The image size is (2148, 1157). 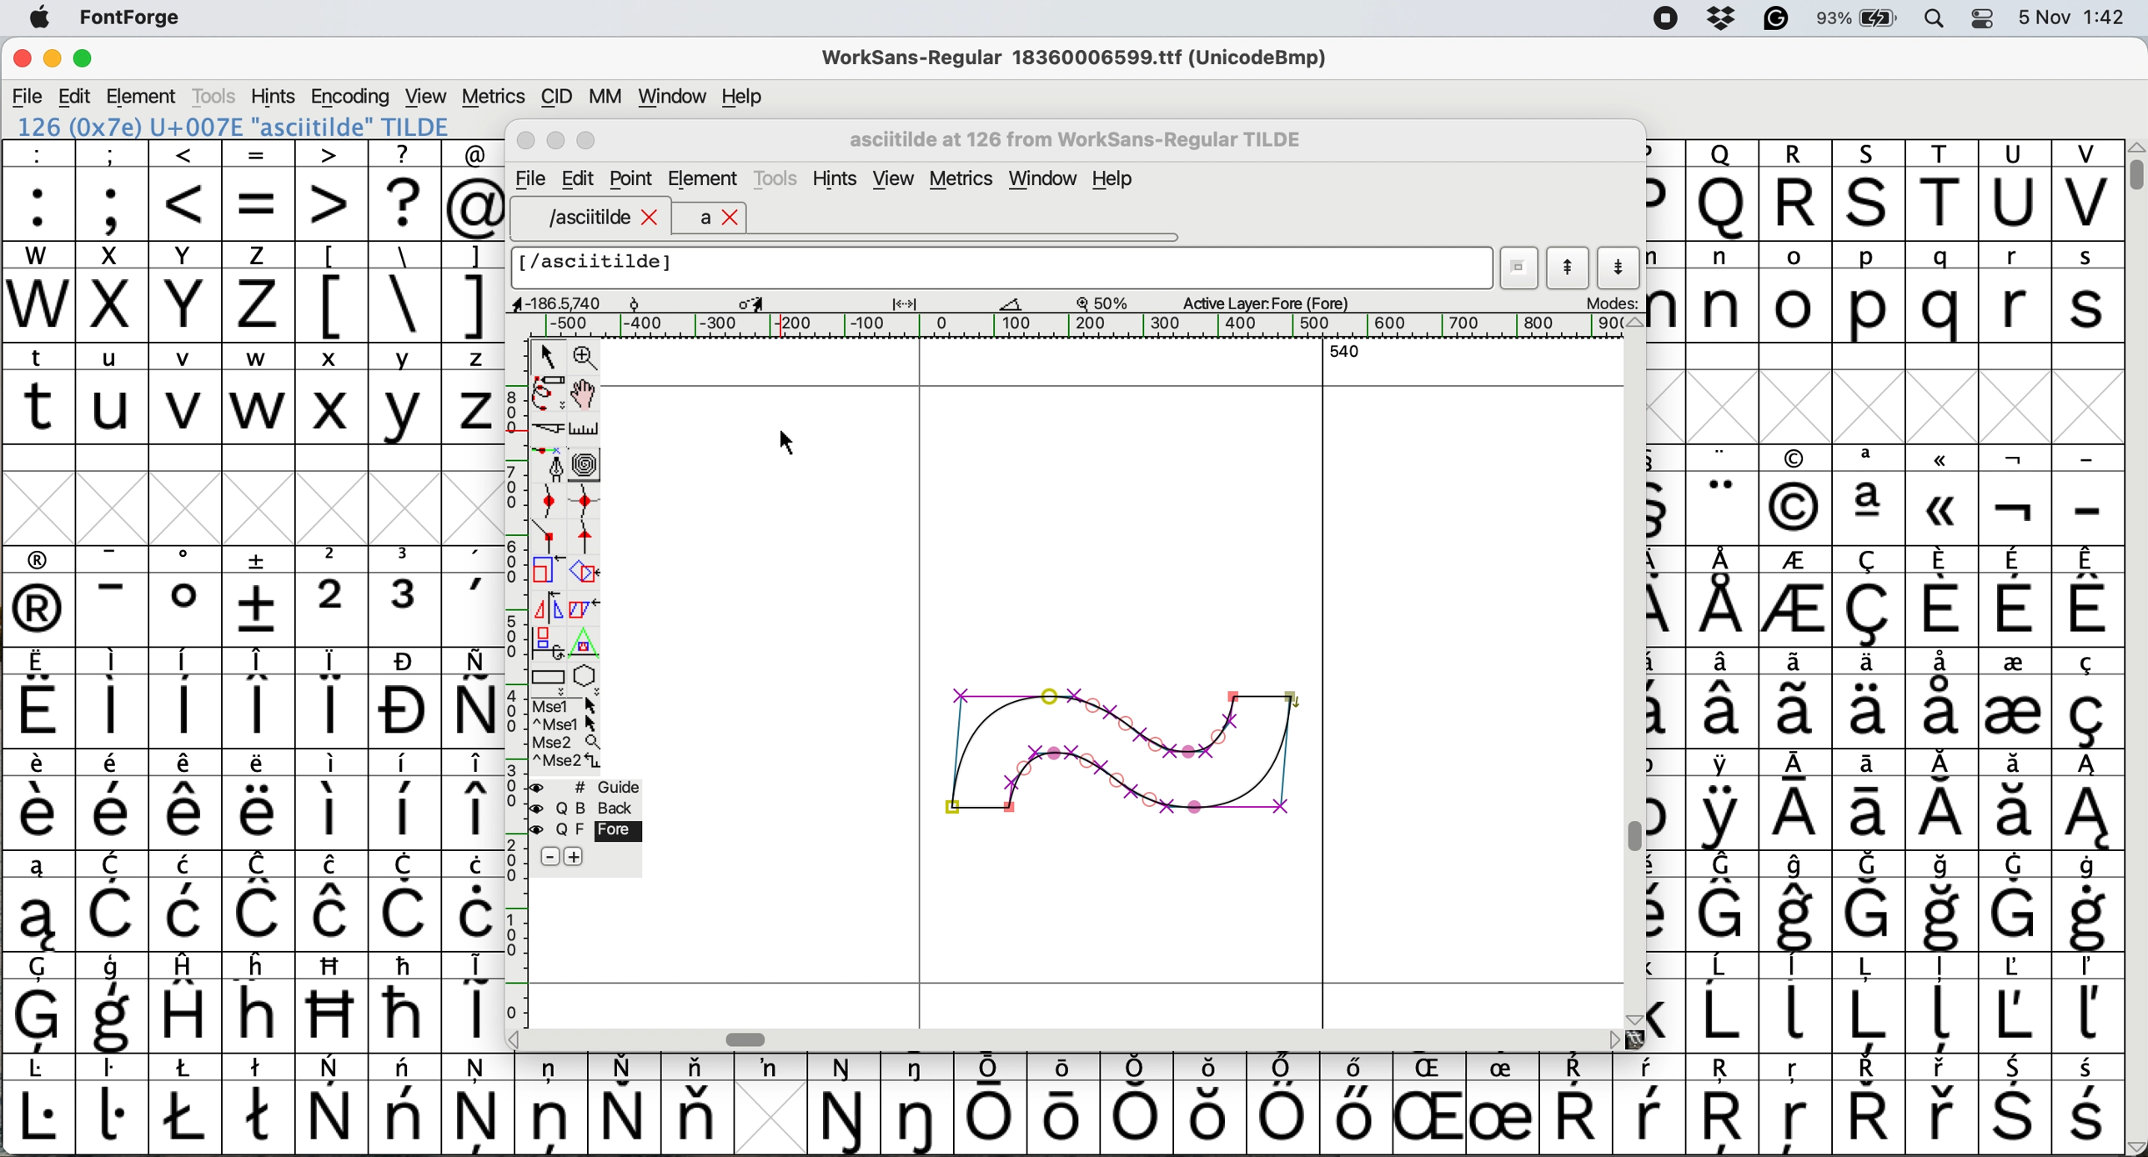 What do you see at coordinates (1795, 191) in the screenshot?
I see `R` at bounding box center [1795, 191].